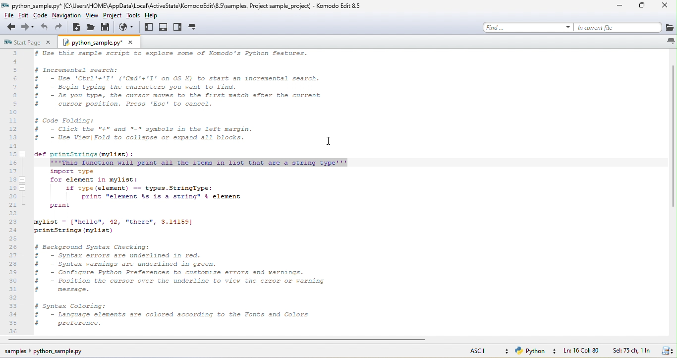  What do you see at coordinates (617, 27) in the screenshot?
I see `in current file` at bounding box center [617, 27].